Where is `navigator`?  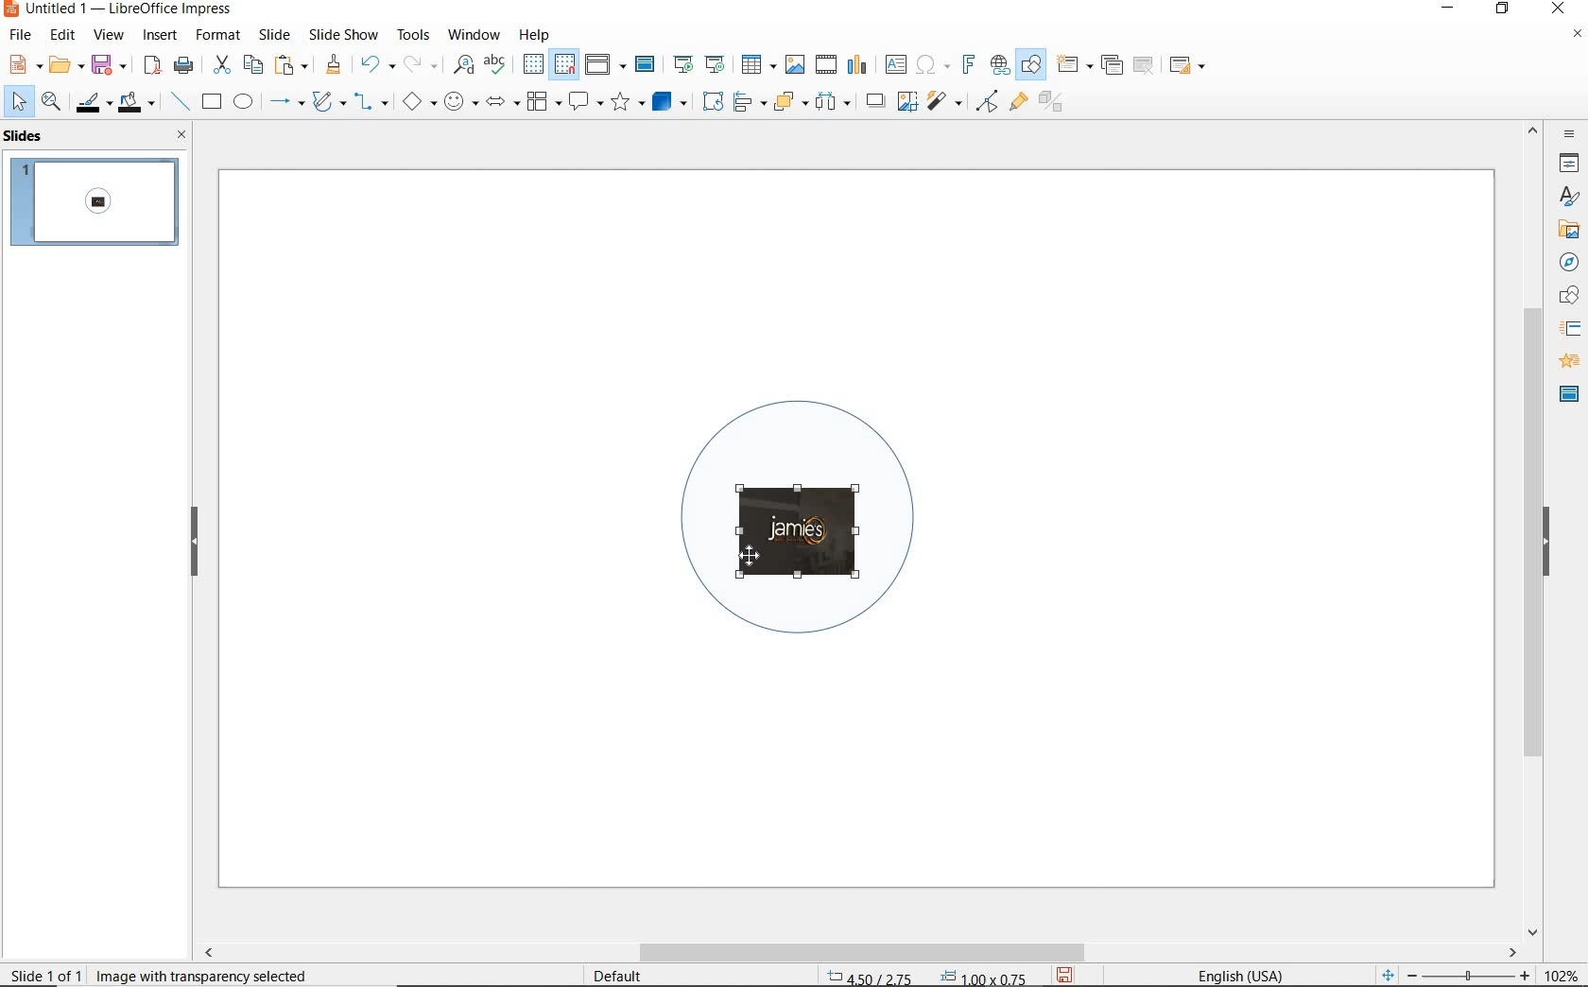 navigator is located at coordinates (1567, 261).